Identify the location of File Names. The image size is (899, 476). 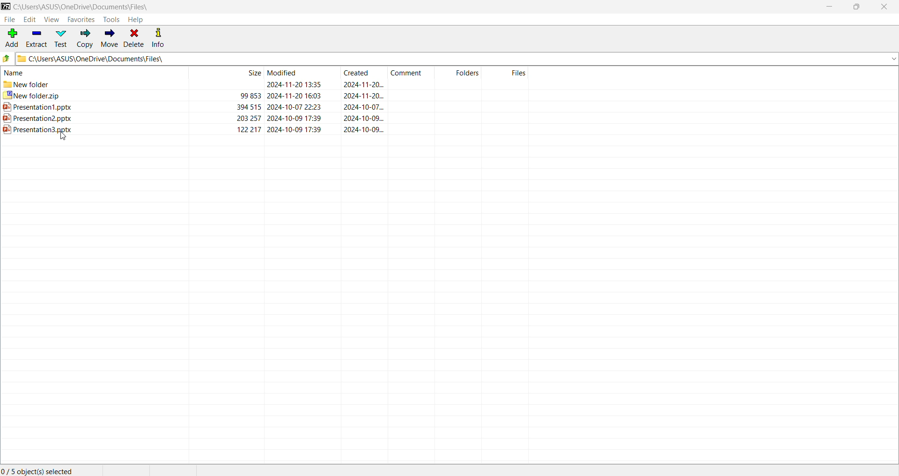
(94, 72).